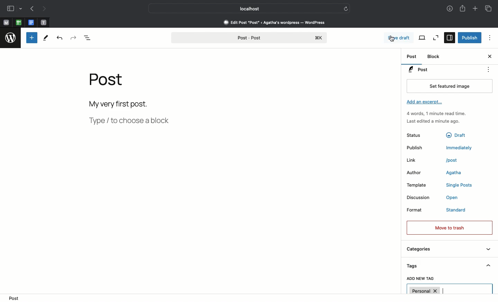  I want to click on Sidebar, so click(449, 38).